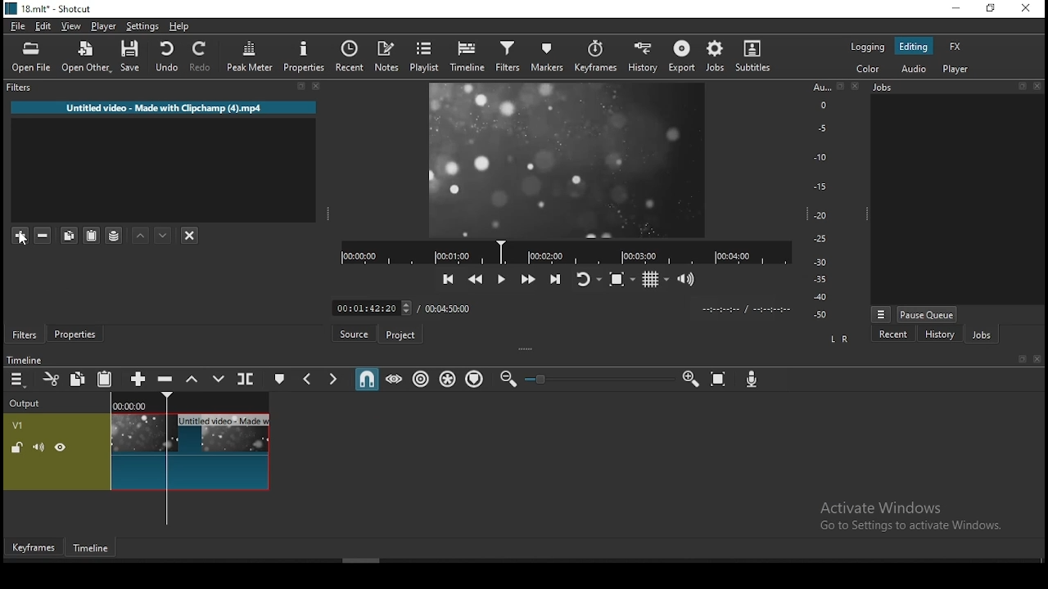 The height and width of the screenshot is (589, 1048). What do you see at coordinates (18, 378) in the screenshot?
I see `timeline settings` at bounding box center [18, 378].